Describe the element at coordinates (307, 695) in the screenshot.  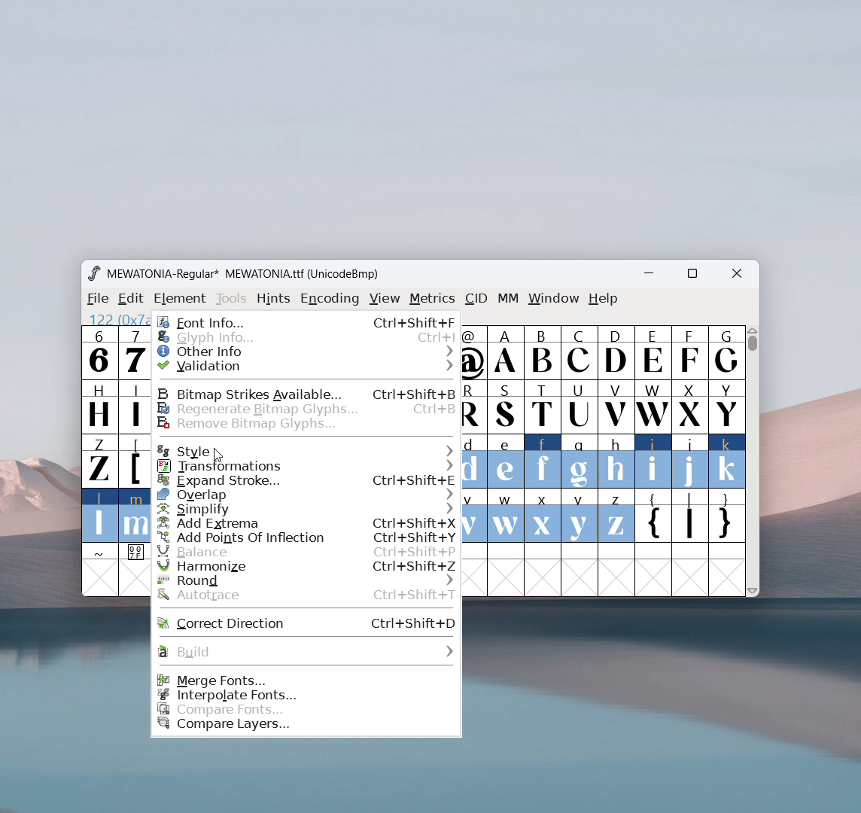
I see `interpolate fonts` at that location.